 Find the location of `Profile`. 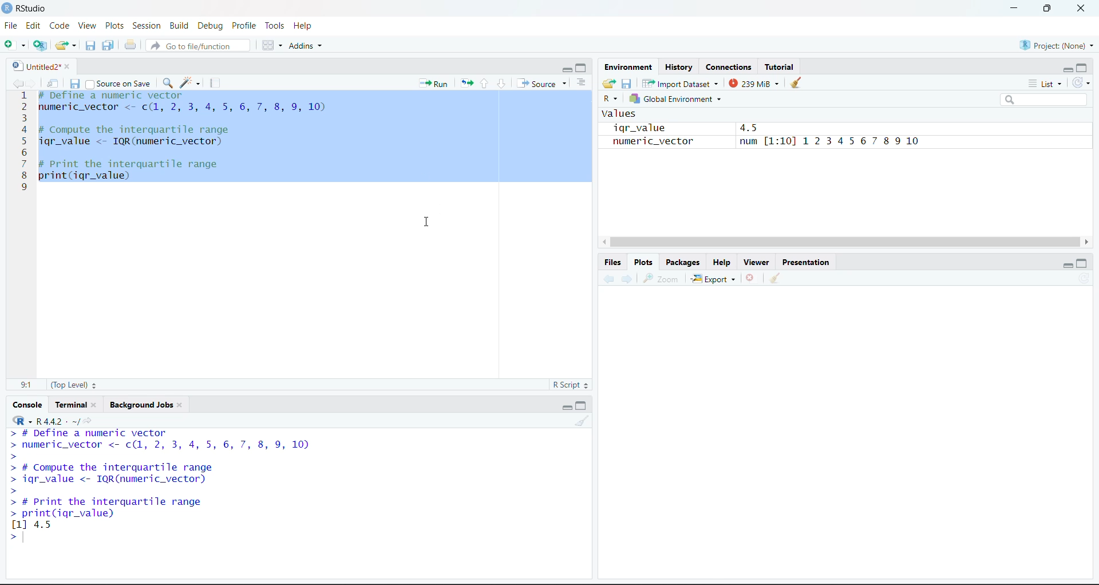

Profile is located at coordinates (242, 26).